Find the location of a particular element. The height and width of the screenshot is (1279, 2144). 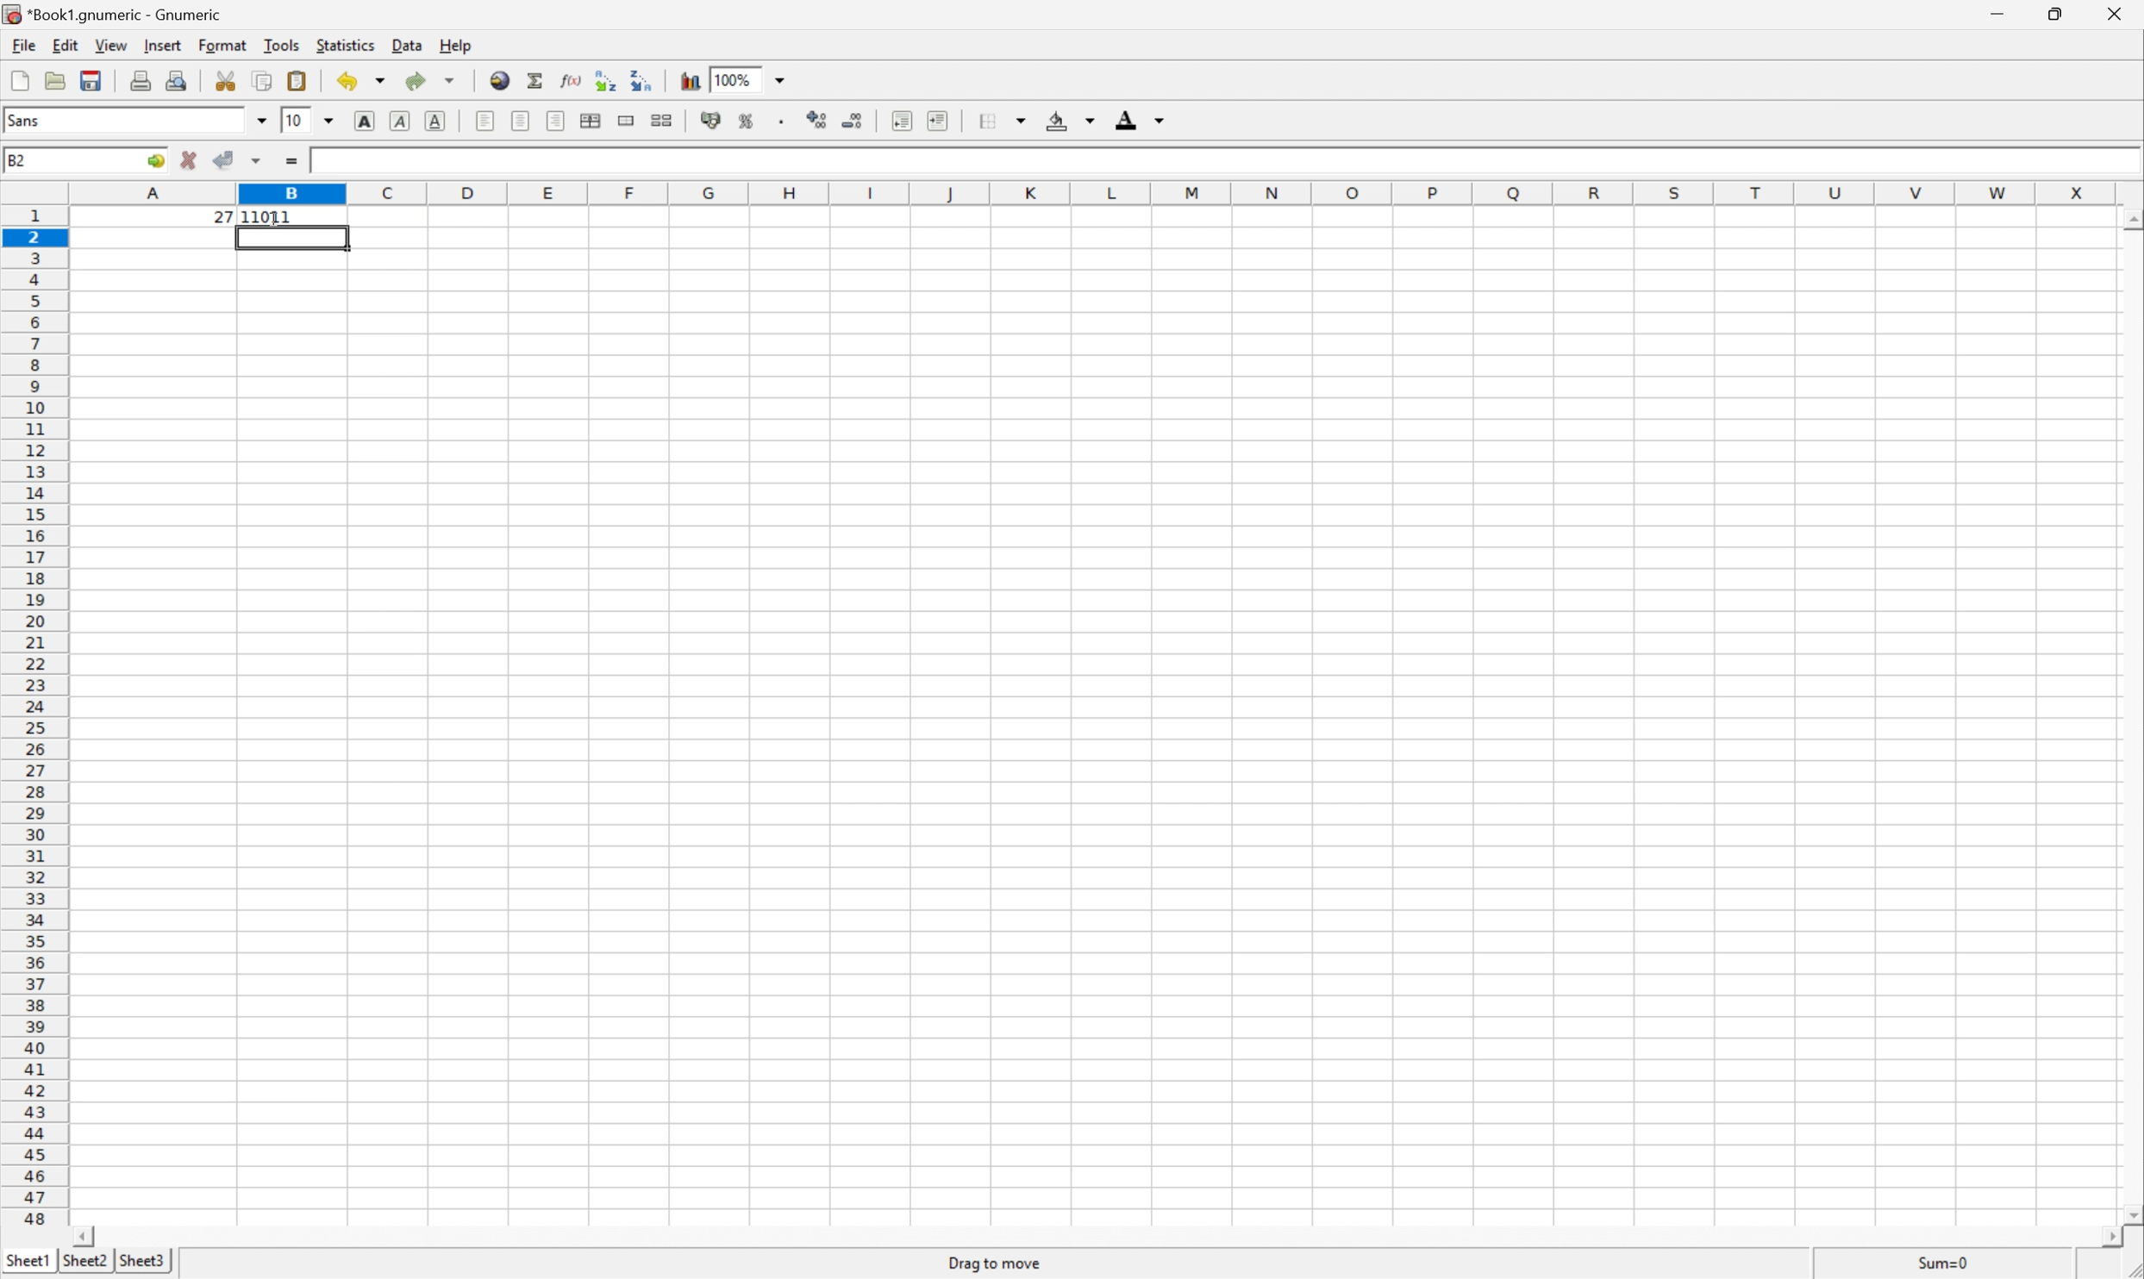

Insert a chart is located at coordinates (689, 79).